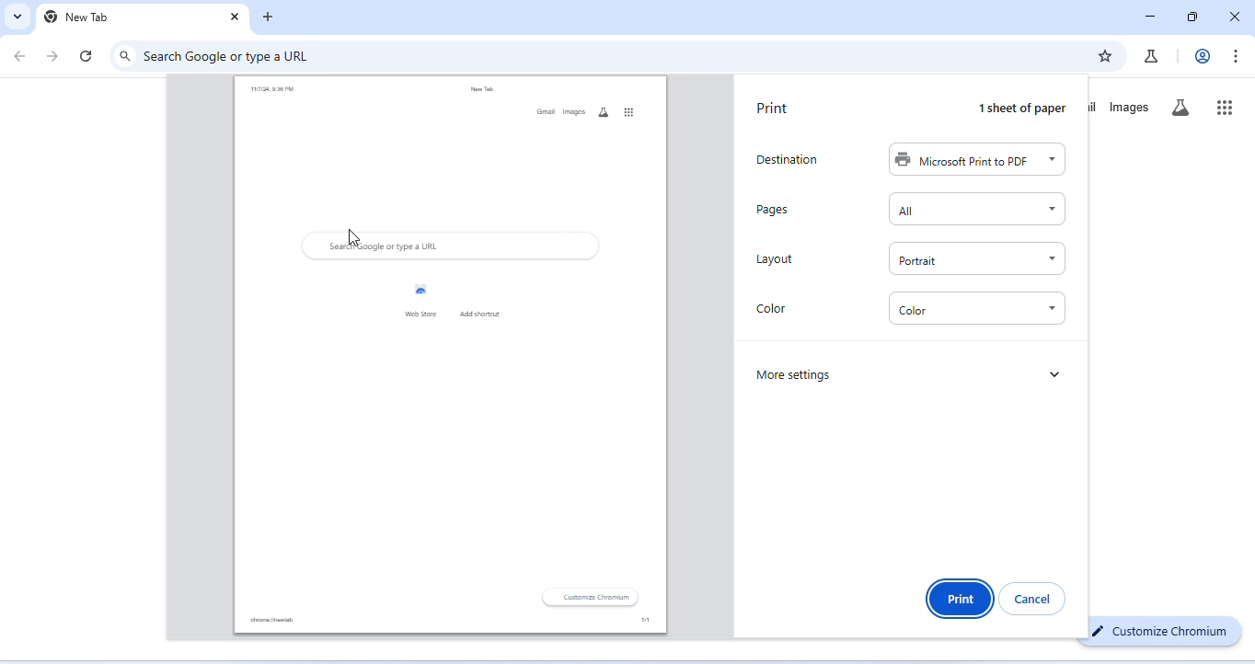 The image size is (1255, 664). What do you see at coordinates (271, 91) in the screenshot?
I see `11/7/24, 9:38pm` at bounding box center [271, 91].